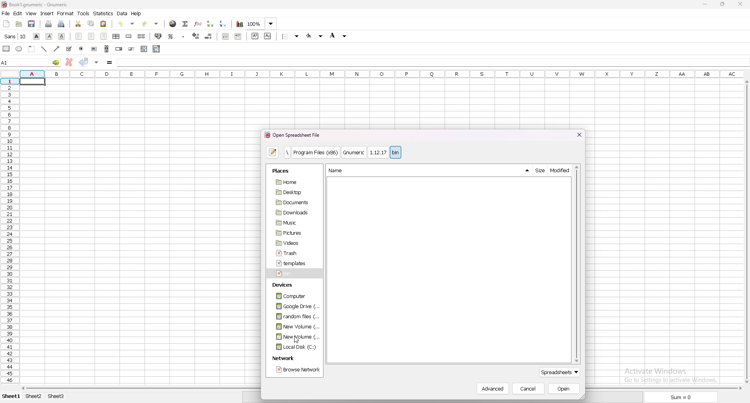 The image size is (750, 403). Describe the element at coordinates (44, 49) in the screenshot. I see `line` at that location.